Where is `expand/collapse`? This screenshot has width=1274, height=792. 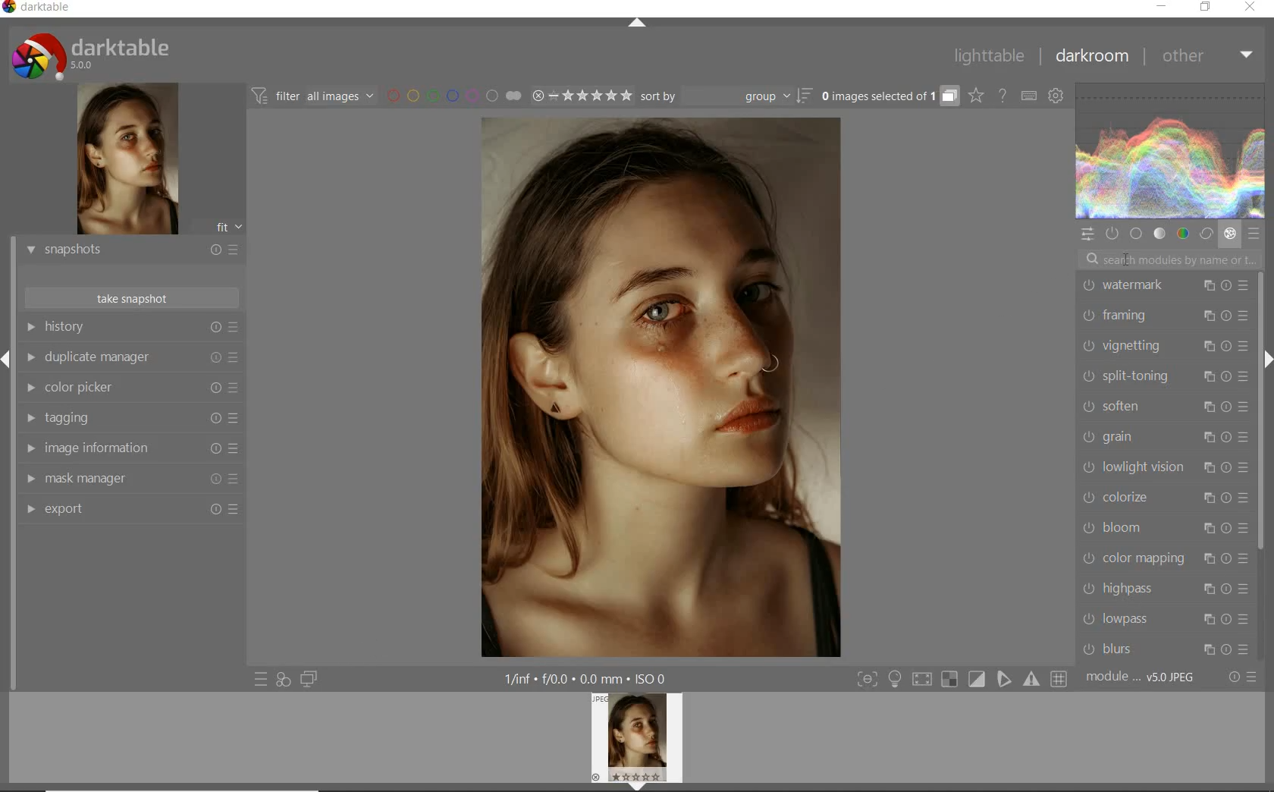 expand/collapse is located at coordinates (638, 26).